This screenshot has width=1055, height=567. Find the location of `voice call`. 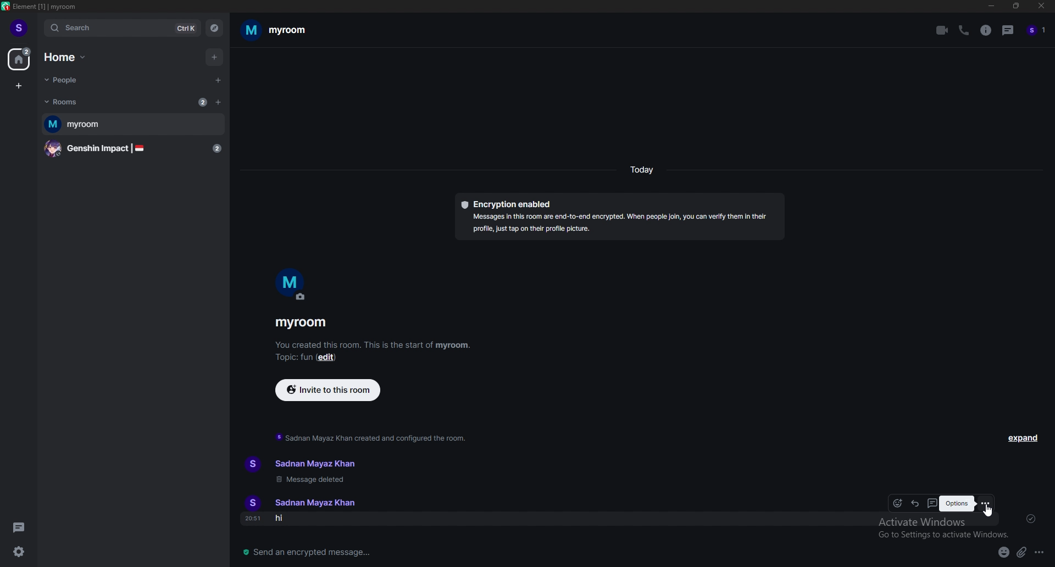

voice call is located at coordinates (965, 30).